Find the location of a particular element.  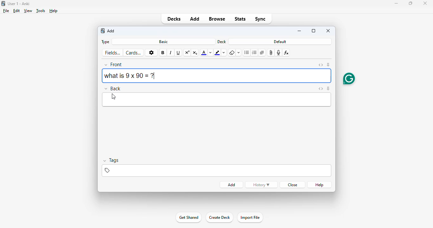

record audio is located at coordinates (279, 53).